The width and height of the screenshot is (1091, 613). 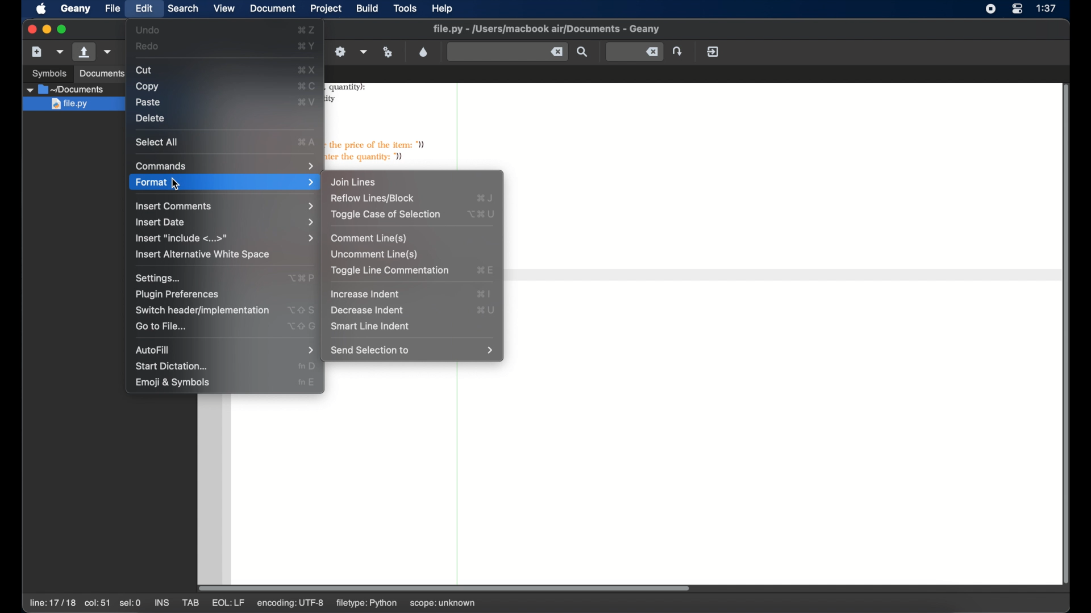 What do you see at coordinates (173, 383) in the screenshot?
I see `emoji and symbols` at bounding box center [173, 383].